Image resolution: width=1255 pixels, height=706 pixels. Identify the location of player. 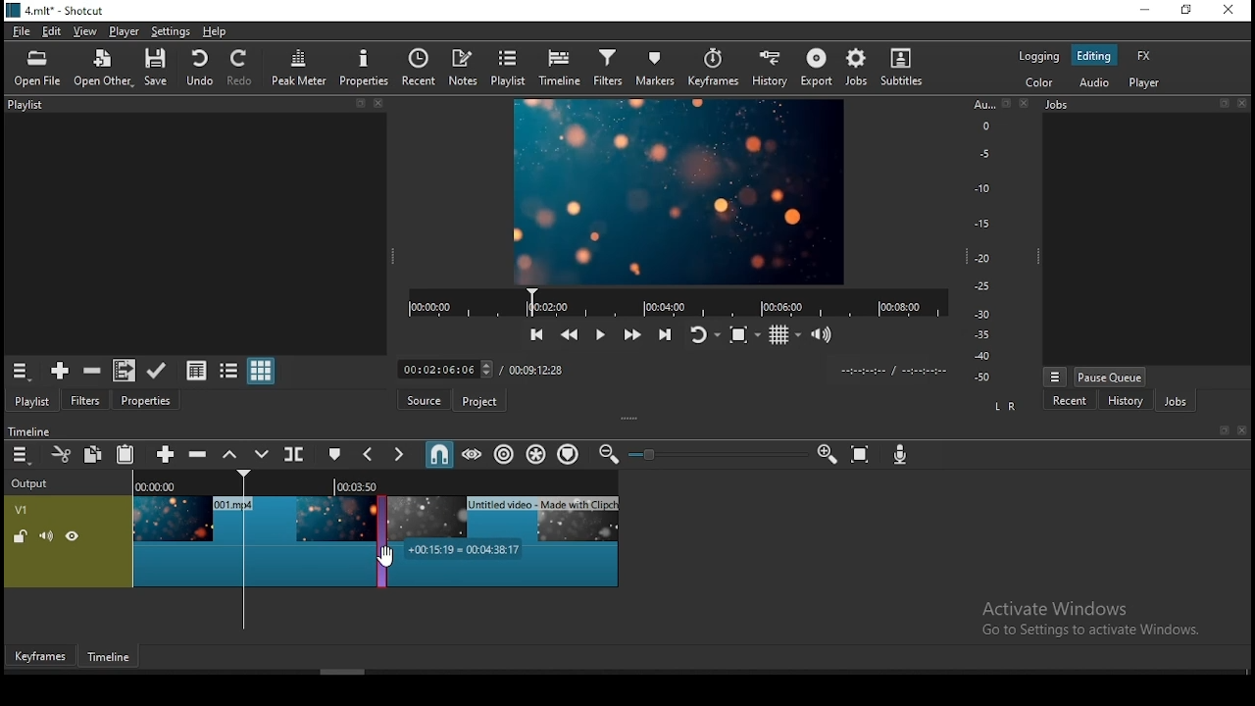
(1144, 84).